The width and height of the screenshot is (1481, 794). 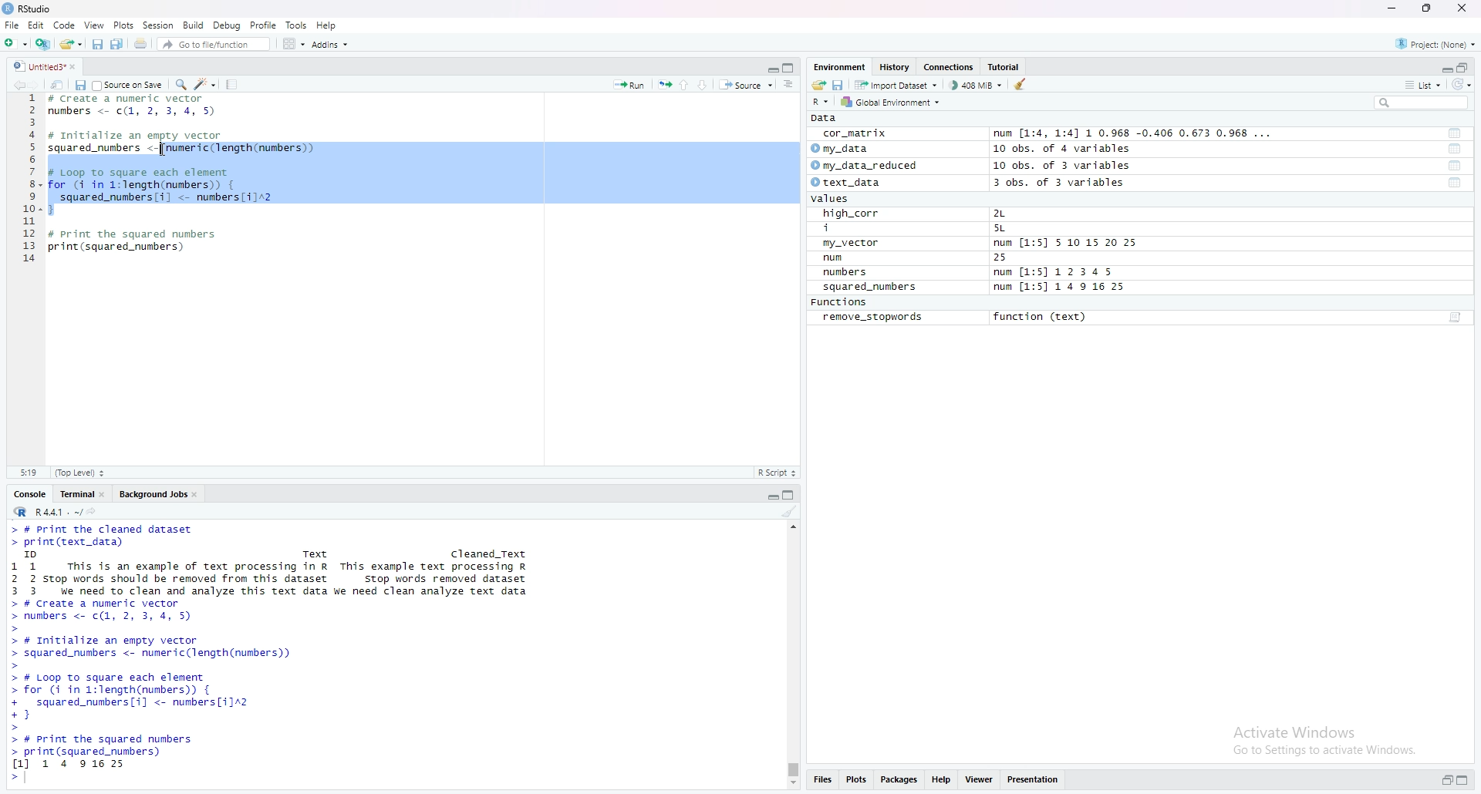 What do you see at coordinates (103, 149) in the screenshot?
I see `squared_numbers <-` at bounding box center [103, 149].